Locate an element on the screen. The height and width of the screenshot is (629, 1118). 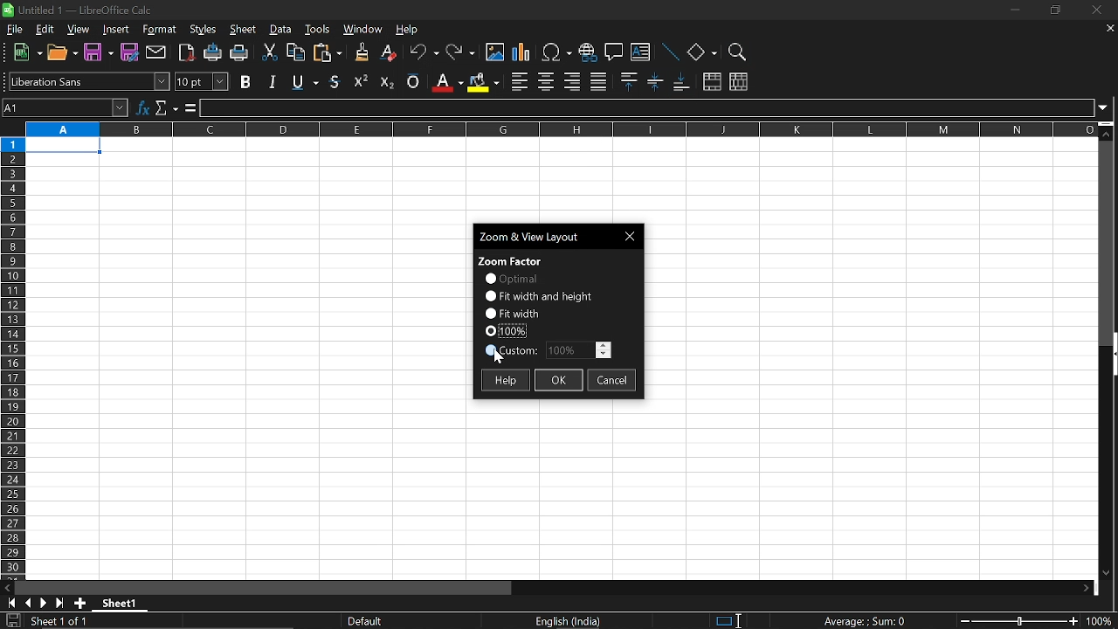
fontcolor is located at coordinates (446, 82).